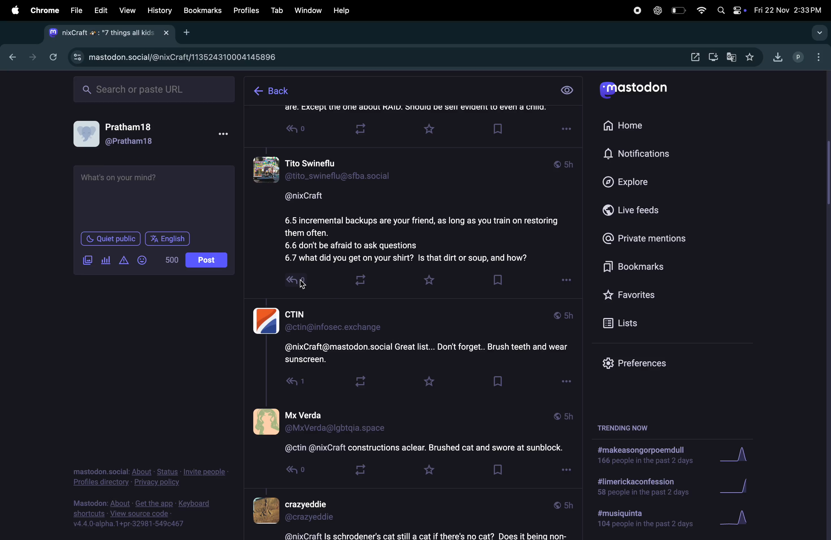 The image size is (831, 540). What do you see at coordinates (640, 90) in the screenshot?
I see `mastodon logo` at bounding box center [640, 90].